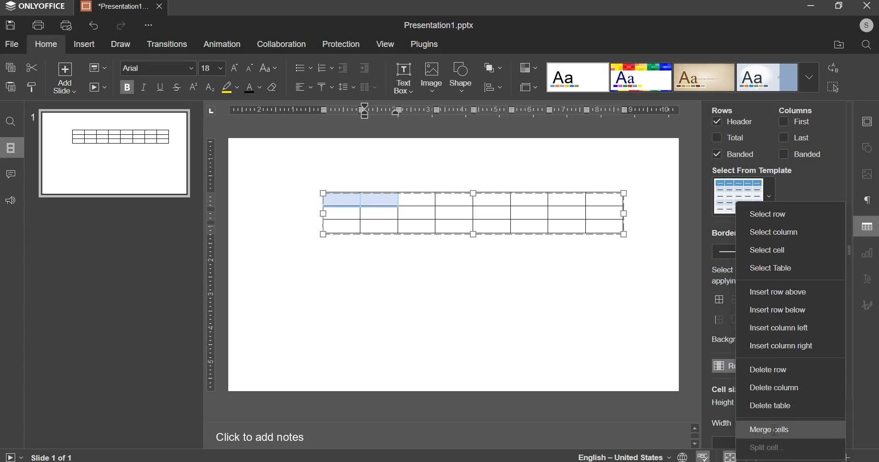 The image size is (879, 462). I want to click on text color, so click(252, 87).